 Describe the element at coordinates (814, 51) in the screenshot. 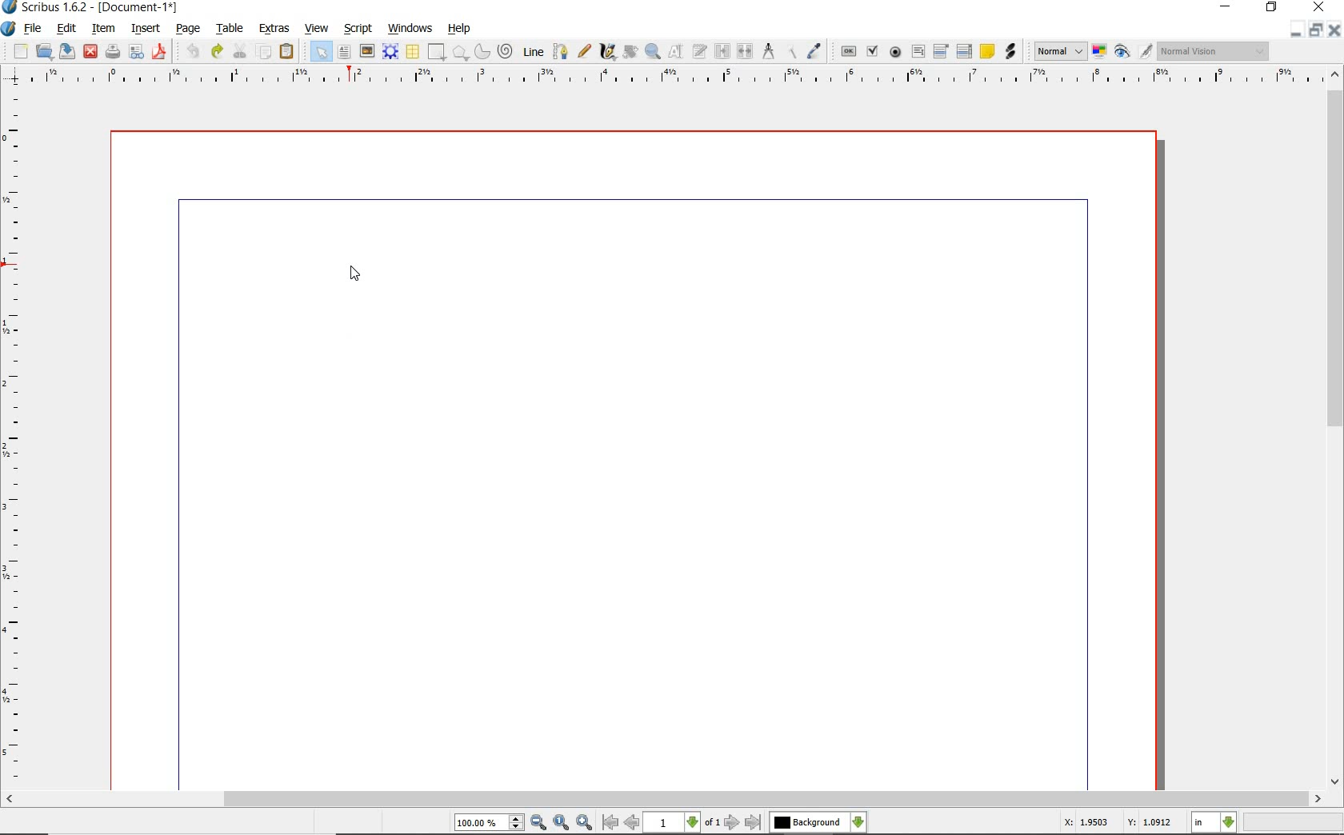

I see `eye dropper` at that location.